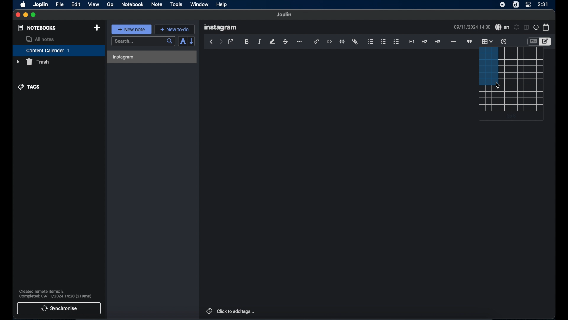 The image size is (568, 320). What do you see at coordinates (502, 5) in the screenshot?
I see `screen recorder icon` at bounding box center [502, 5].